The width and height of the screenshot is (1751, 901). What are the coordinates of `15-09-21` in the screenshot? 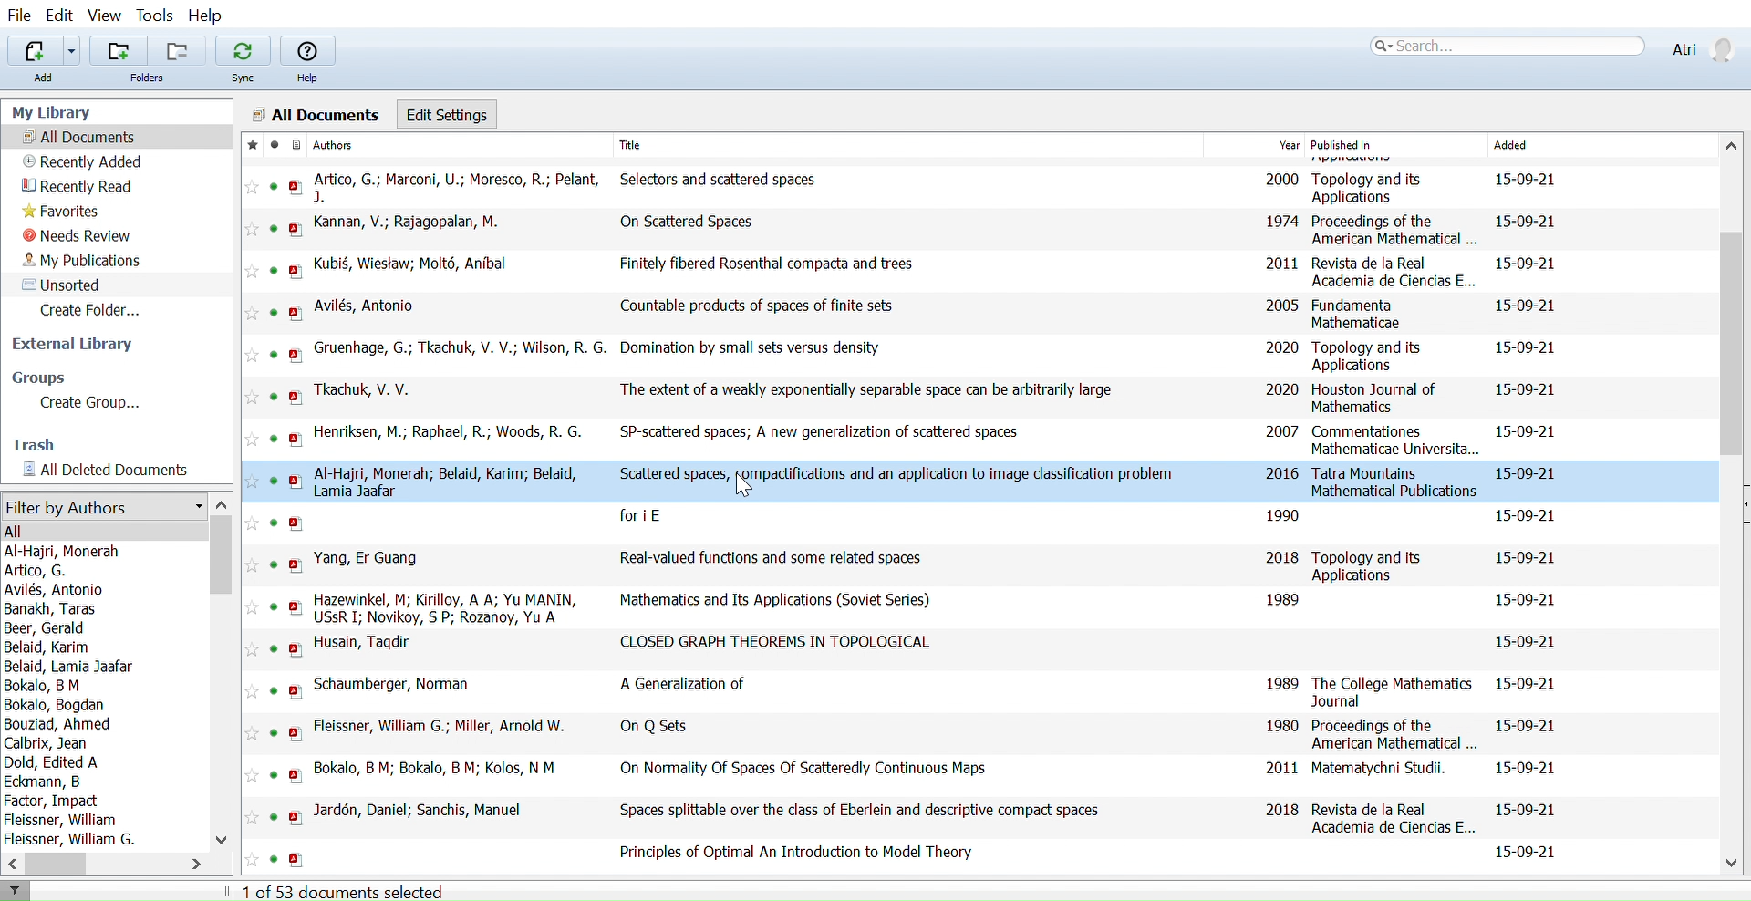 It's located at (1528, 178).